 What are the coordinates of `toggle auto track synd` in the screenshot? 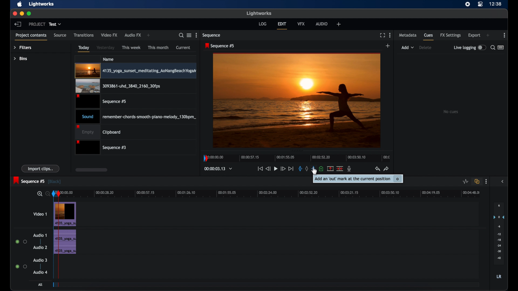 It's located at (477, 181).